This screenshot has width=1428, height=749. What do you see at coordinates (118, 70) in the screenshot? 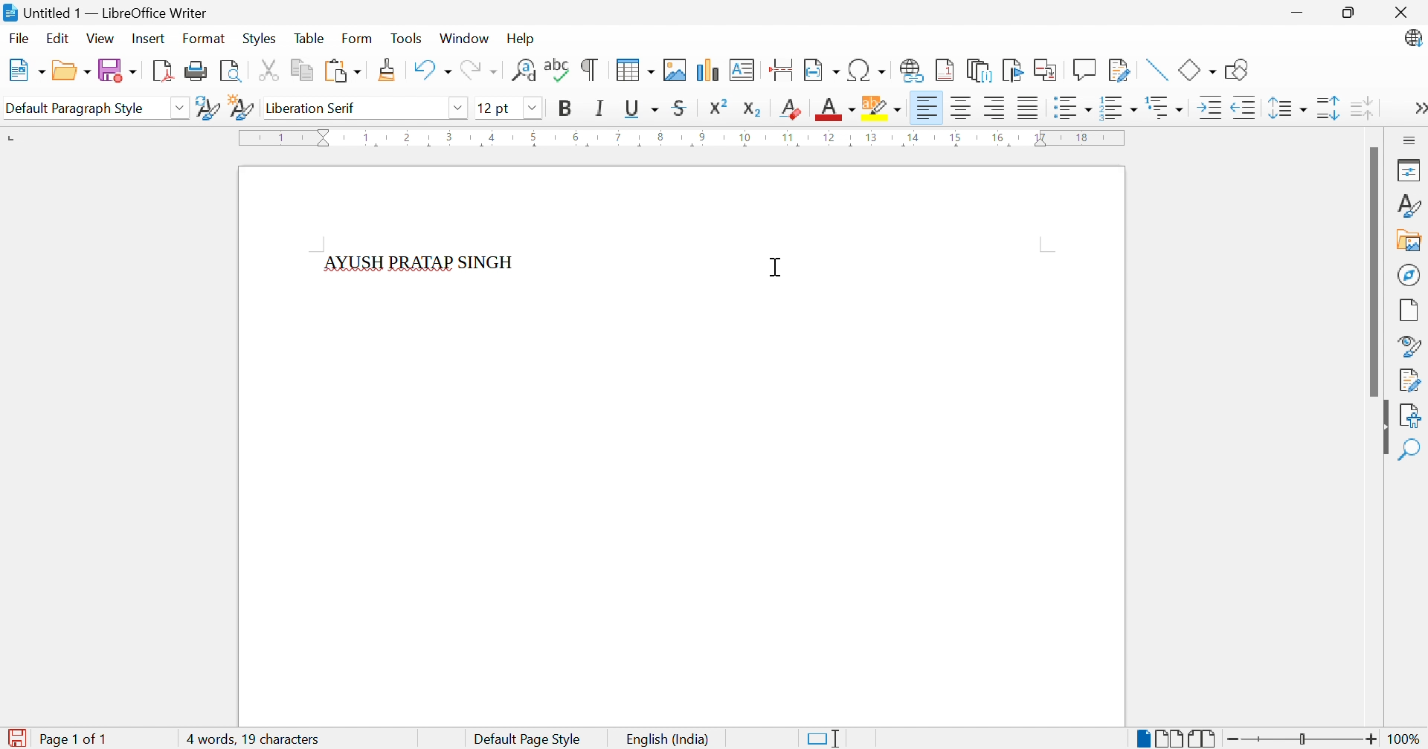
I see `Save` at bounding box center [118, 70].